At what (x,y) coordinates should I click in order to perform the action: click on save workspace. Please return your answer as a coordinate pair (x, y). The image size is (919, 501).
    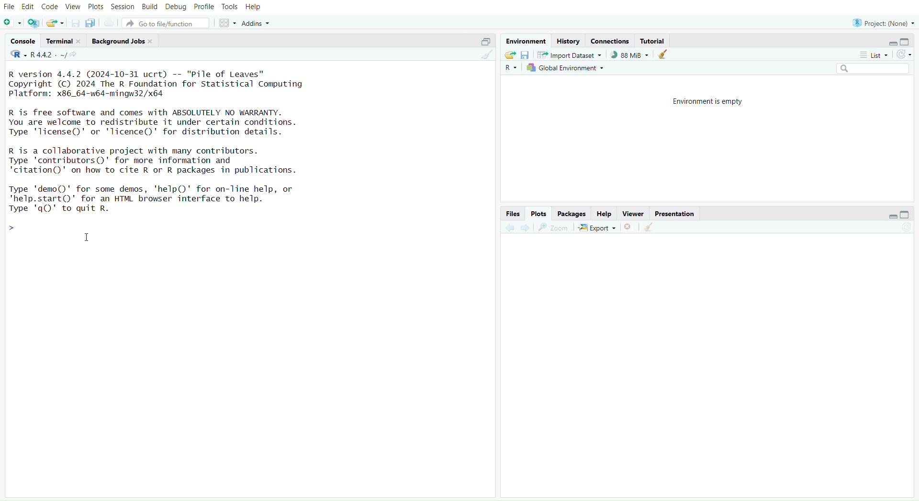
    Looking at the image, I should click on (525, 56).